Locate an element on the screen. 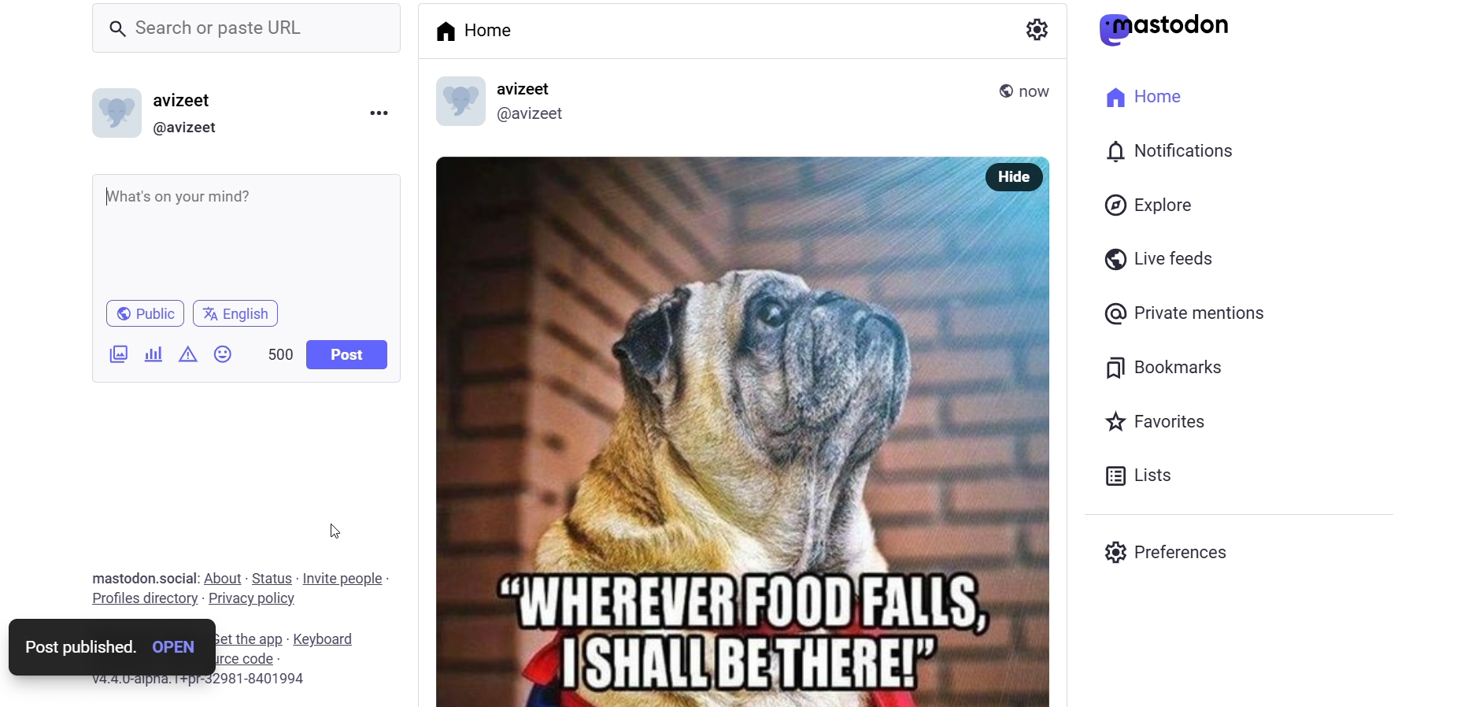  POST is located at coordinates (344, 356).